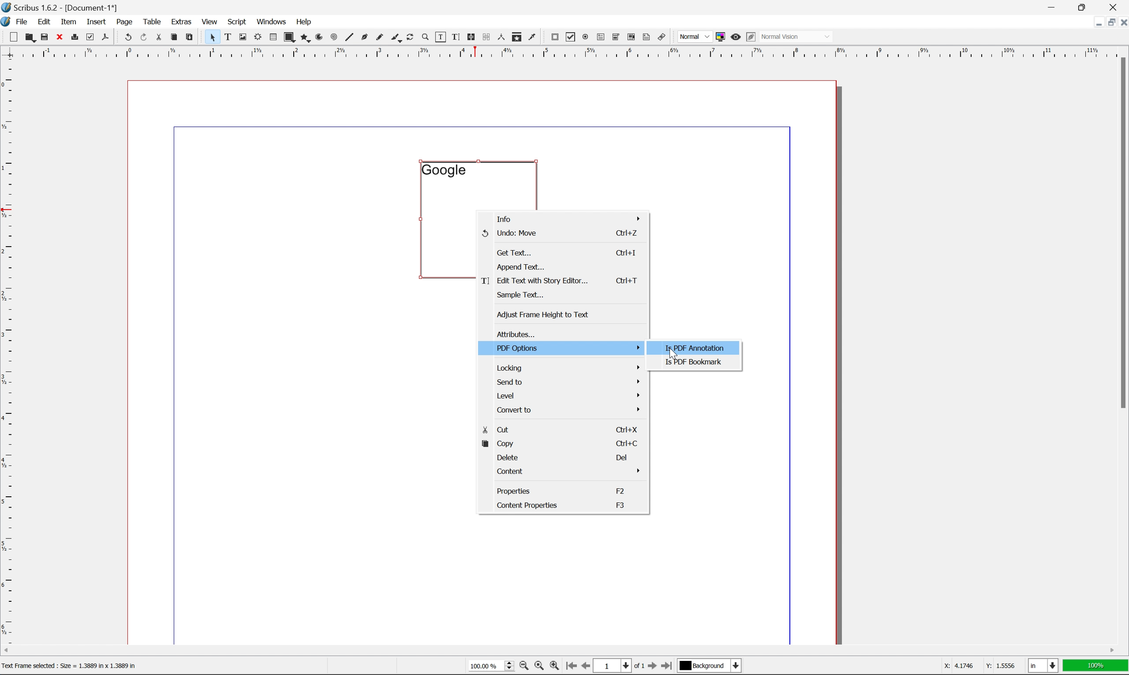 The image size is (1129, 675). Describe the element at coordinates (396, 36) in the screenshot. I see `calligraphy line` at that location.